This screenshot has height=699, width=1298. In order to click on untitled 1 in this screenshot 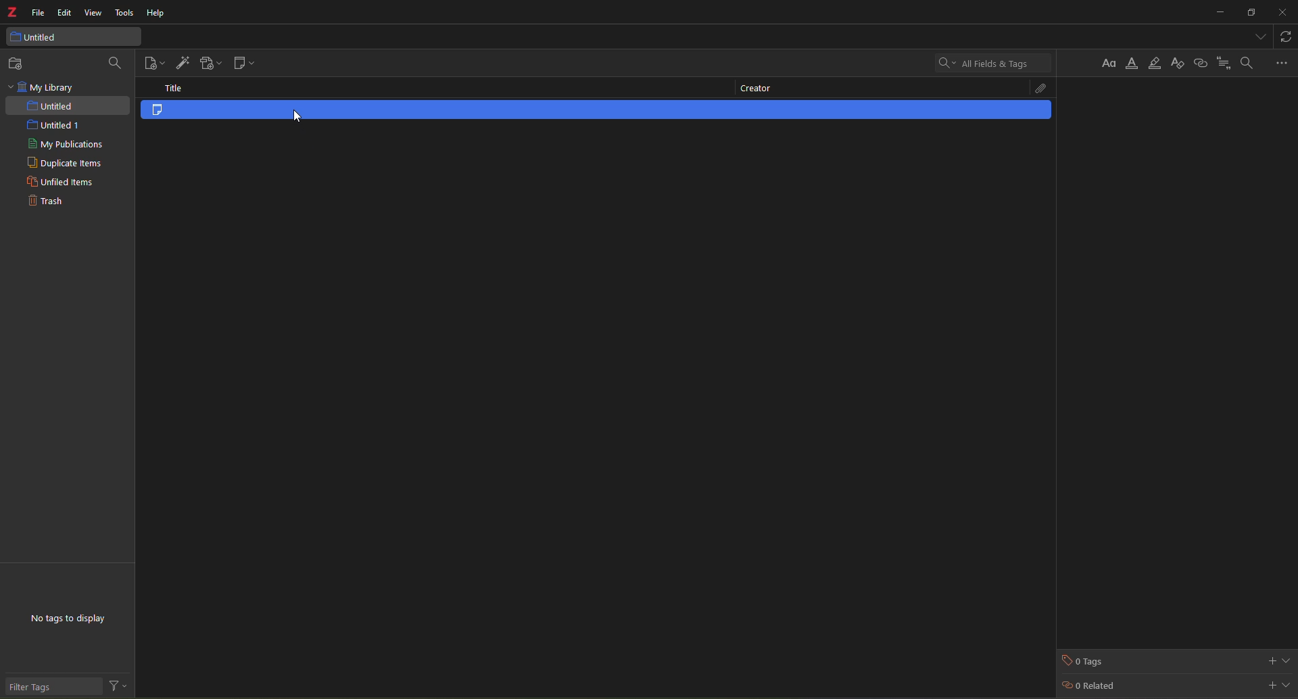, I will do `click(52, 126)`.